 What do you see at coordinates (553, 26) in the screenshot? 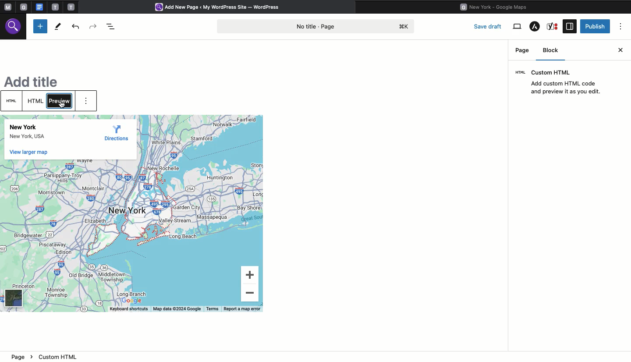
I see `Yoast` at bounding box center [553, 26].